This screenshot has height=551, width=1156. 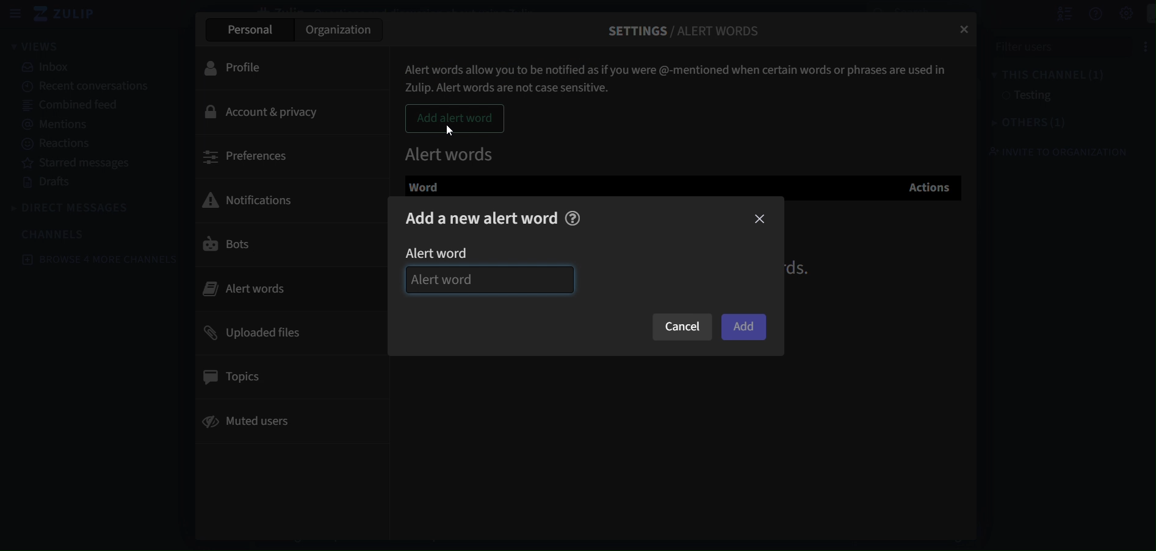 What do you see at coordinates (259, 287) in the screenshot?
I see `alert words` at bounding box center [259, 287].